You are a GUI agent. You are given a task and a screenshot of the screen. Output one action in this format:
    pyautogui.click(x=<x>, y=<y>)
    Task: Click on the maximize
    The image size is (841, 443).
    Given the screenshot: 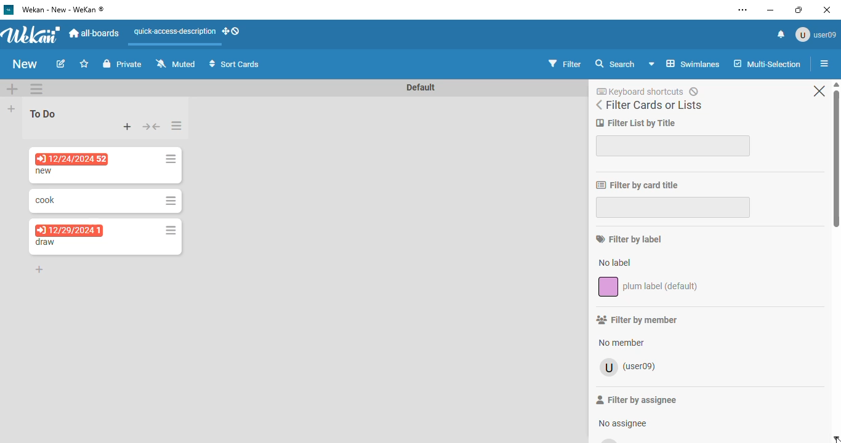 What is the action you would take?
    pyautogui.click(x=799, y=10)
    